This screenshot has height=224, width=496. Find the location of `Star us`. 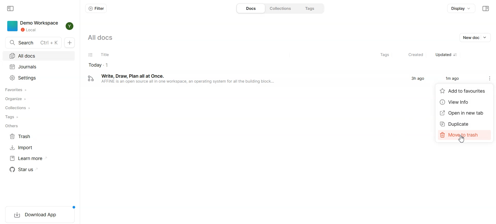

Star us is located at coordinates (34, 170).